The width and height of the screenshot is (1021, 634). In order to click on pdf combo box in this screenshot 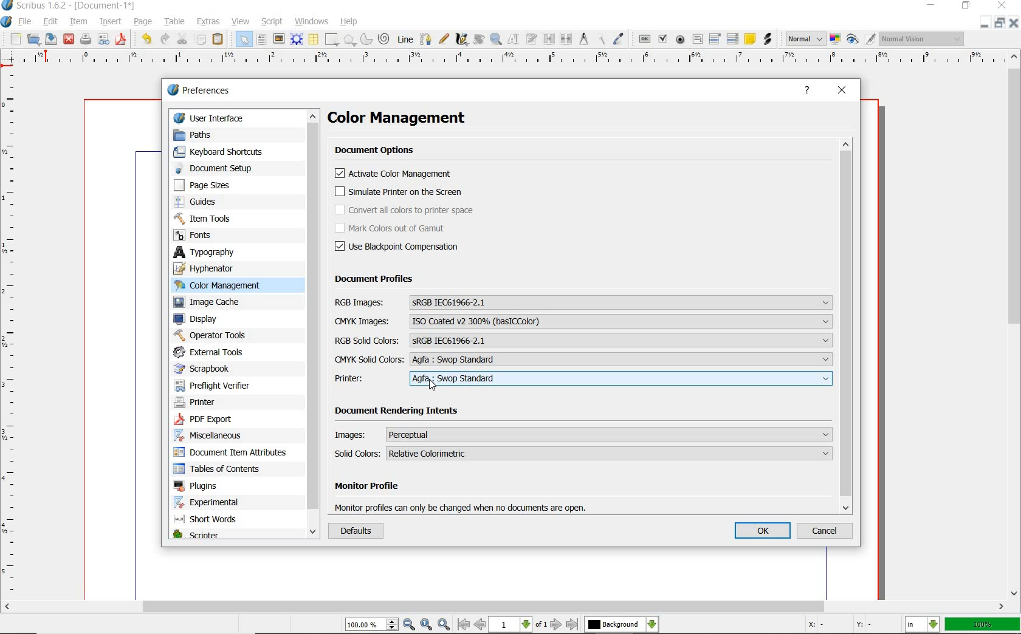, I will do `click(717, 38)`.